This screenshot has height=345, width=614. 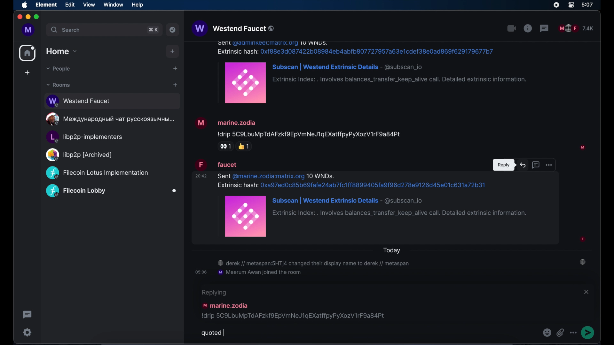 I want to click on westend faucet public room name, so click(x=233, y=29).